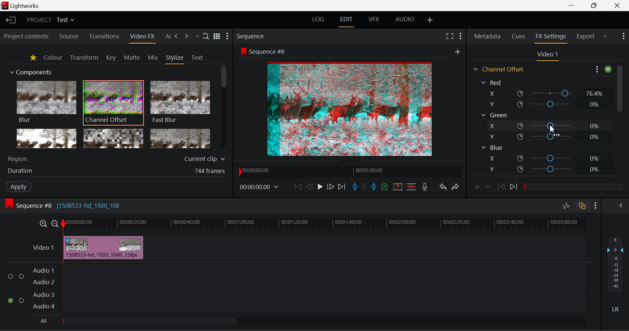 Image resolution: width=629 pixels, height=331 pixels. What do you see at coordinates (546, 158) in the screenshot?
I see `Blue X` at bounding box center [546, 158].